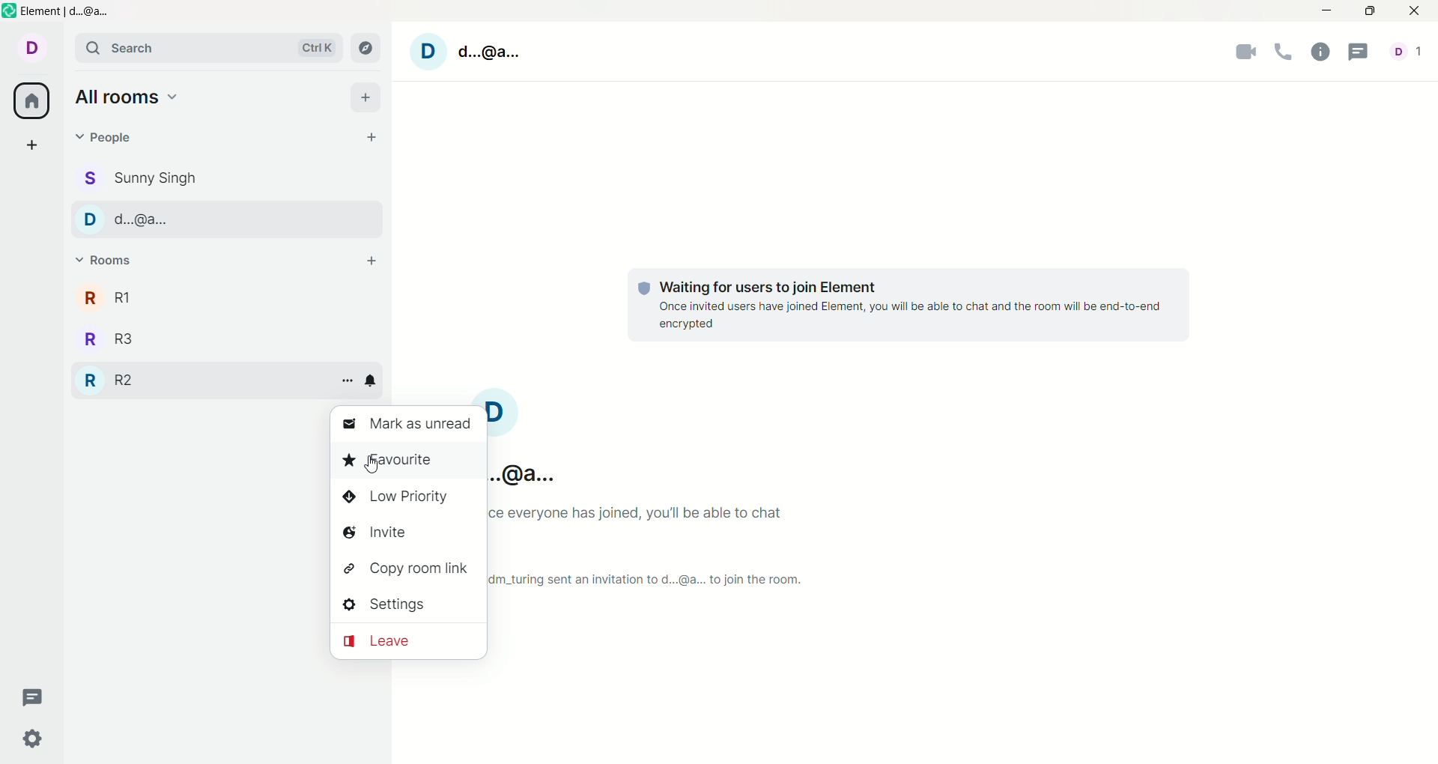 The image size is (1438, 764). I want to click on threads, so click(1361, 54).